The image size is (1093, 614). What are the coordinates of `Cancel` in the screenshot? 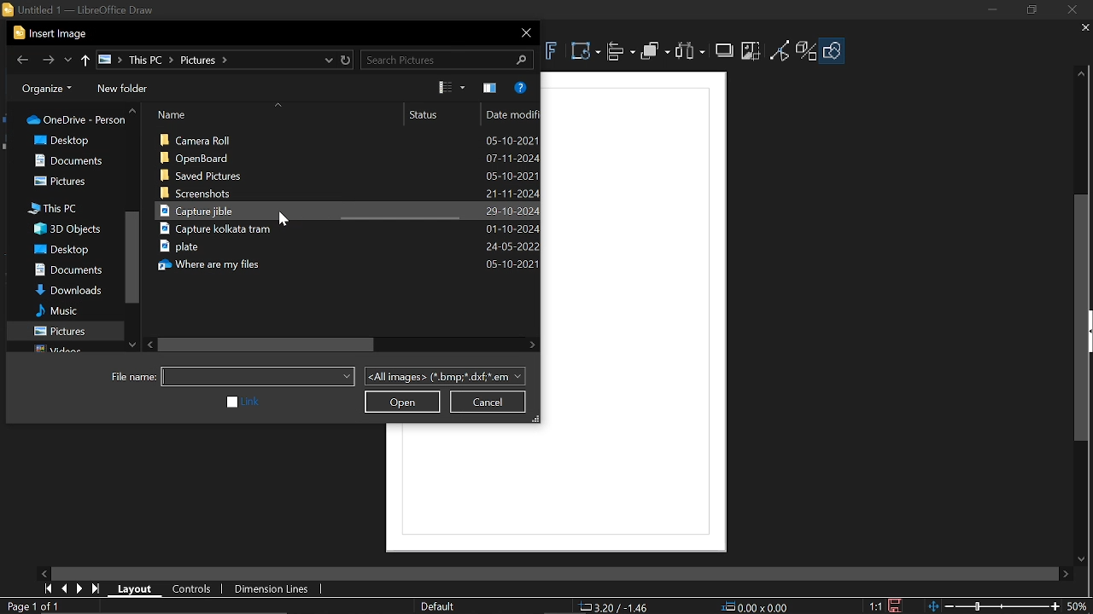 It's located at (487, 401).